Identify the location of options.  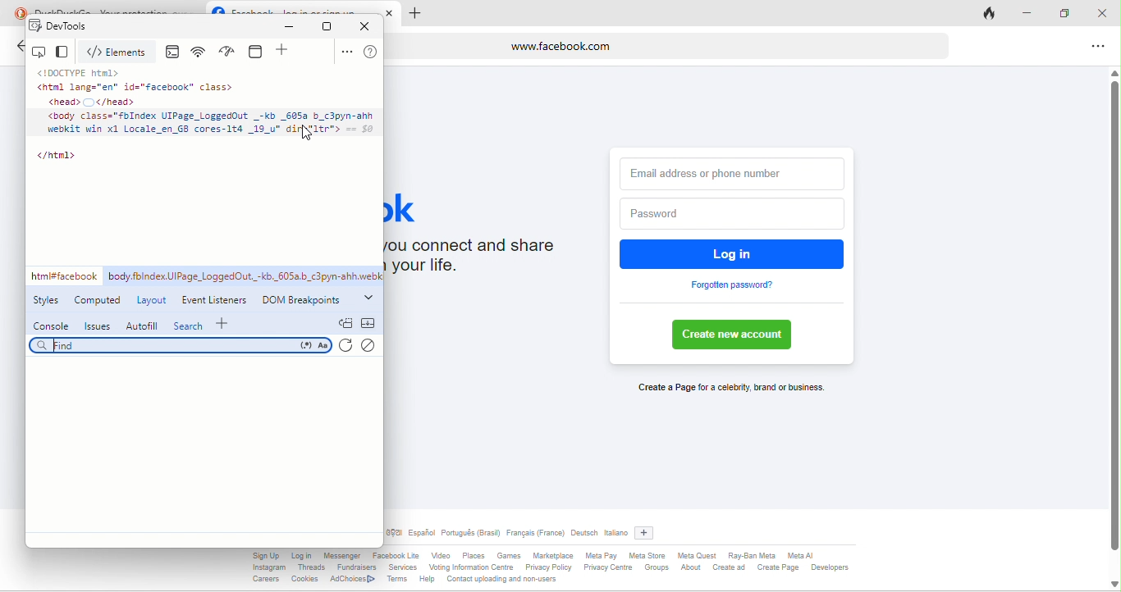
(1095, 48).